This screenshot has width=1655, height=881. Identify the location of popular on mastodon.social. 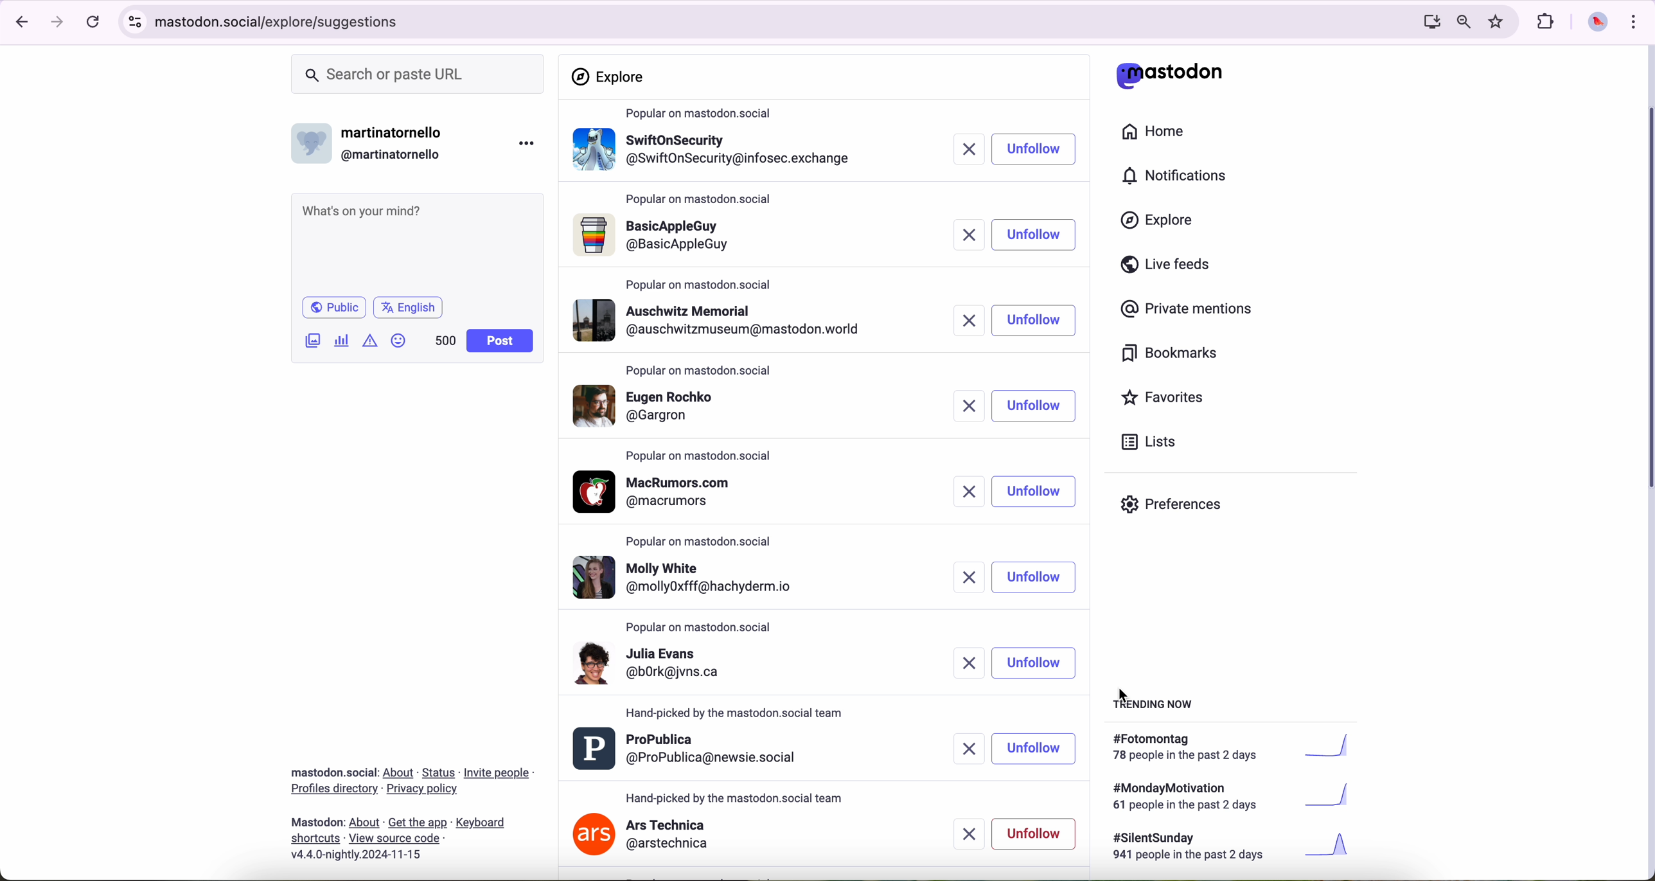
(704, 454).